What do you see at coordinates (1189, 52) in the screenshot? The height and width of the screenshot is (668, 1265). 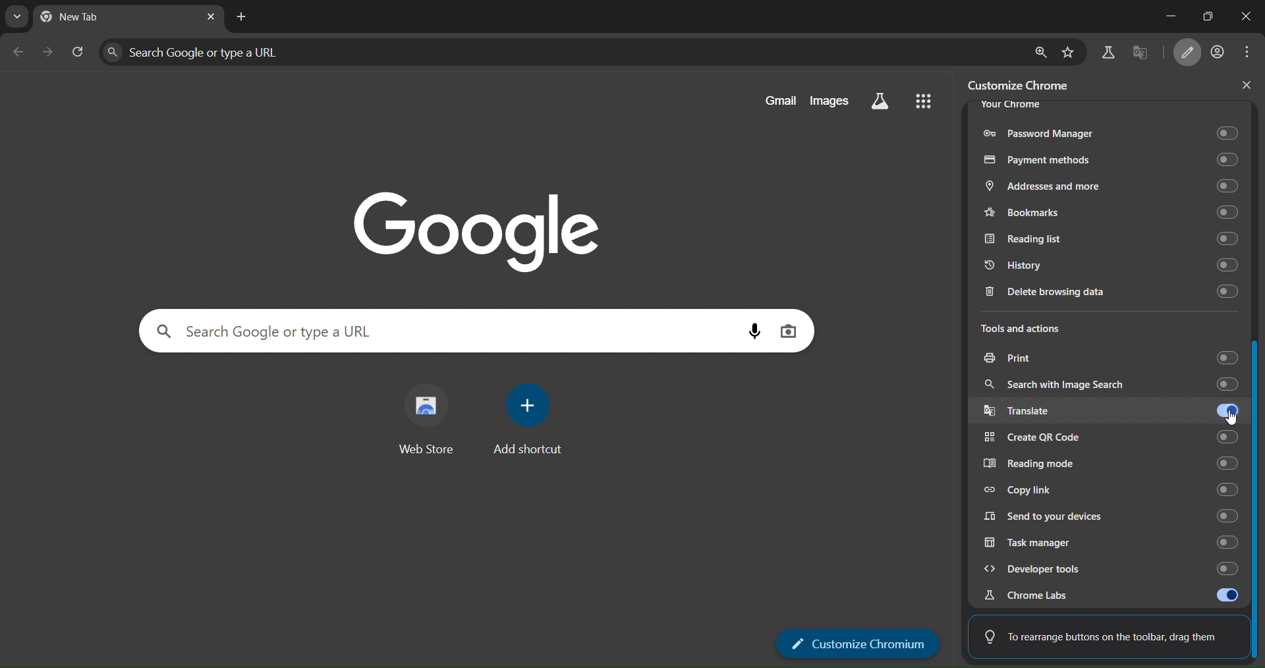 I see `customize chromium` at bounding box center [1189, 52].